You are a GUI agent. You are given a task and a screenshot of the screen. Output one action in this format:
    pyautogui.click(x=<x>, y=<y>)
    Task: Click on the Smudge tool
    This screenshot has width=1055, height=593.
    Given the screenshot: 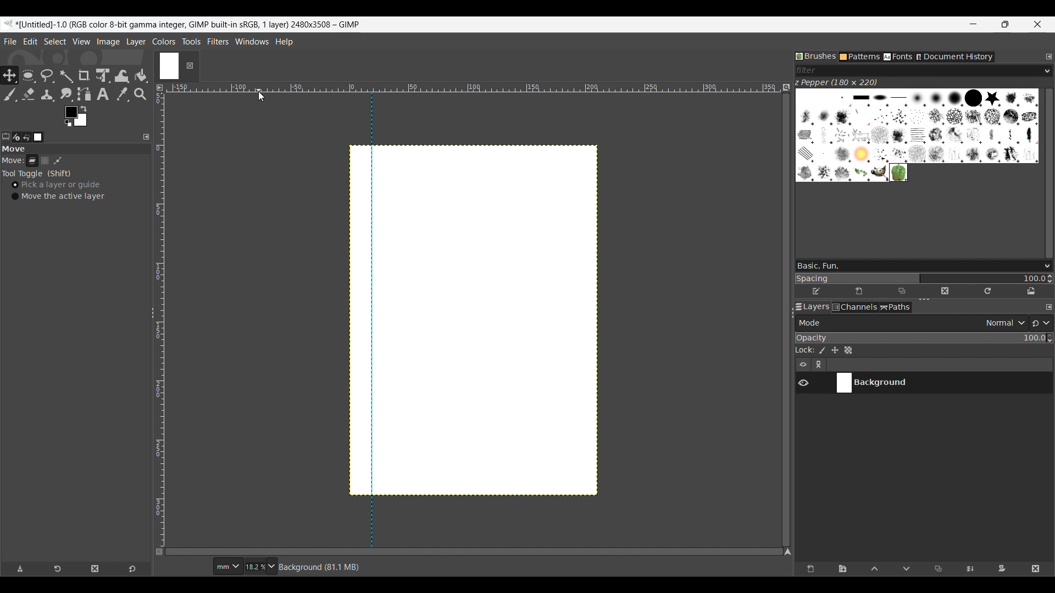 What is the action you would take?
    pyautogui.click(x=66, y=94)
    